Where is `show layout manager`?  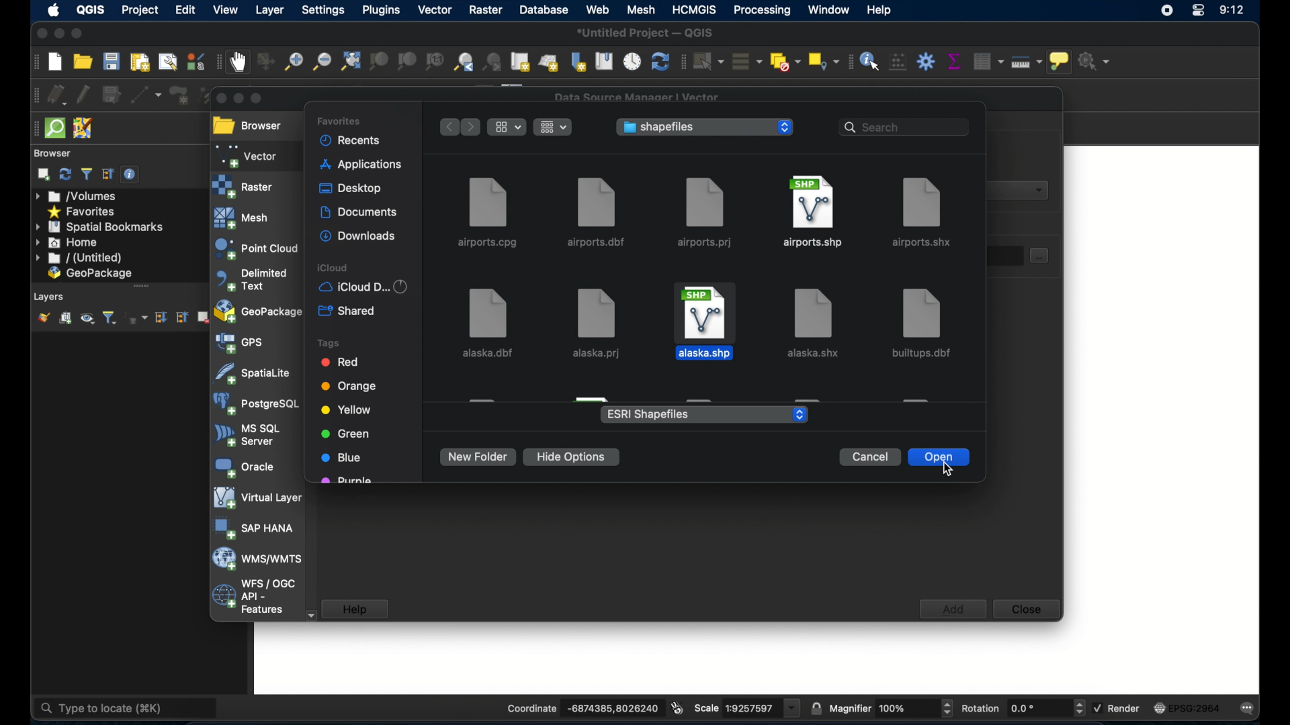
show layout manager is located at coordinates (167, 61).